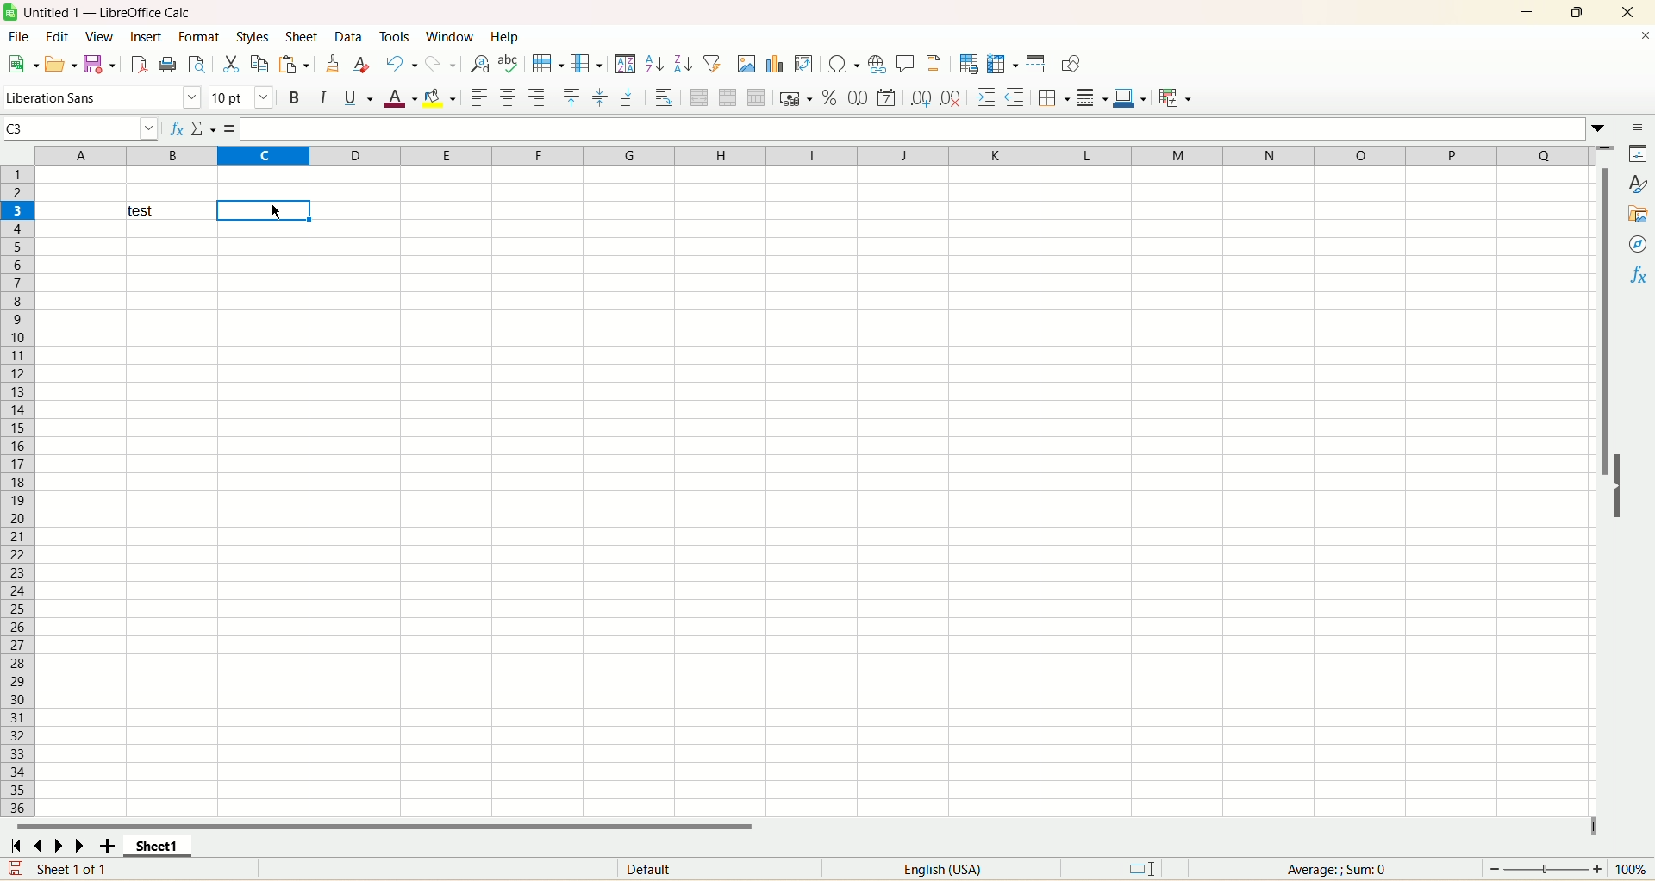  What do you see at coordinates (98, 65) in the screenshot?
I see `save` at bounding box center [98, 65].